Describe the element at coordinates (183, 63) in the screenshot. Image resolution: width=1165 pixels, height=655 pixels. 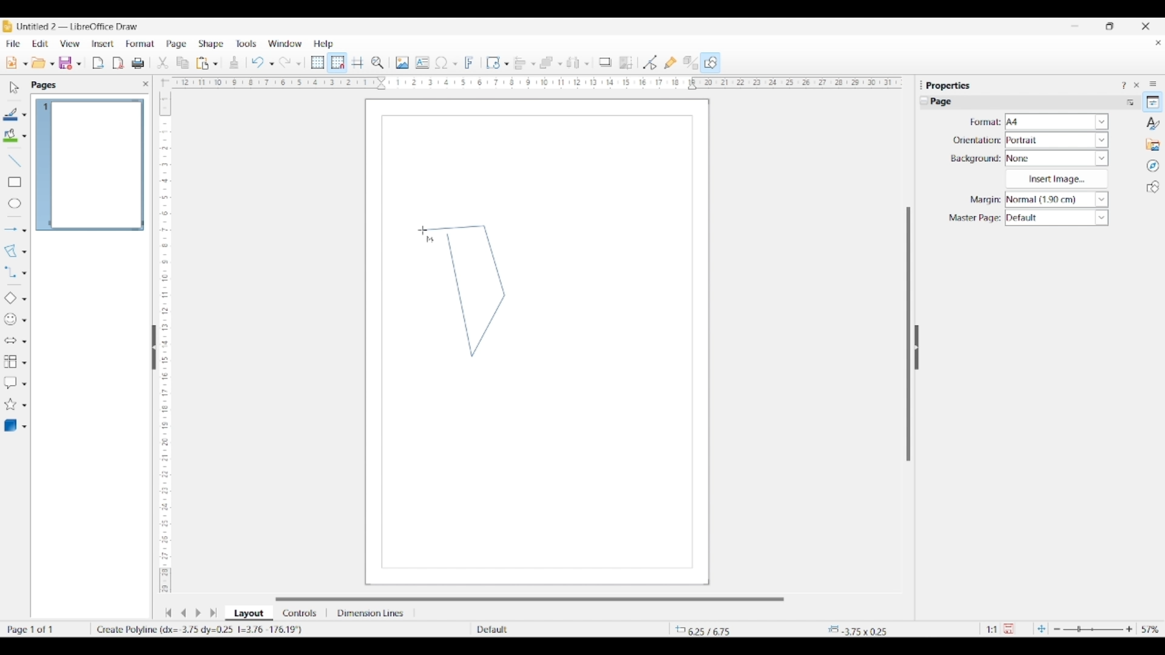
I see `Selected copy options` at that location.